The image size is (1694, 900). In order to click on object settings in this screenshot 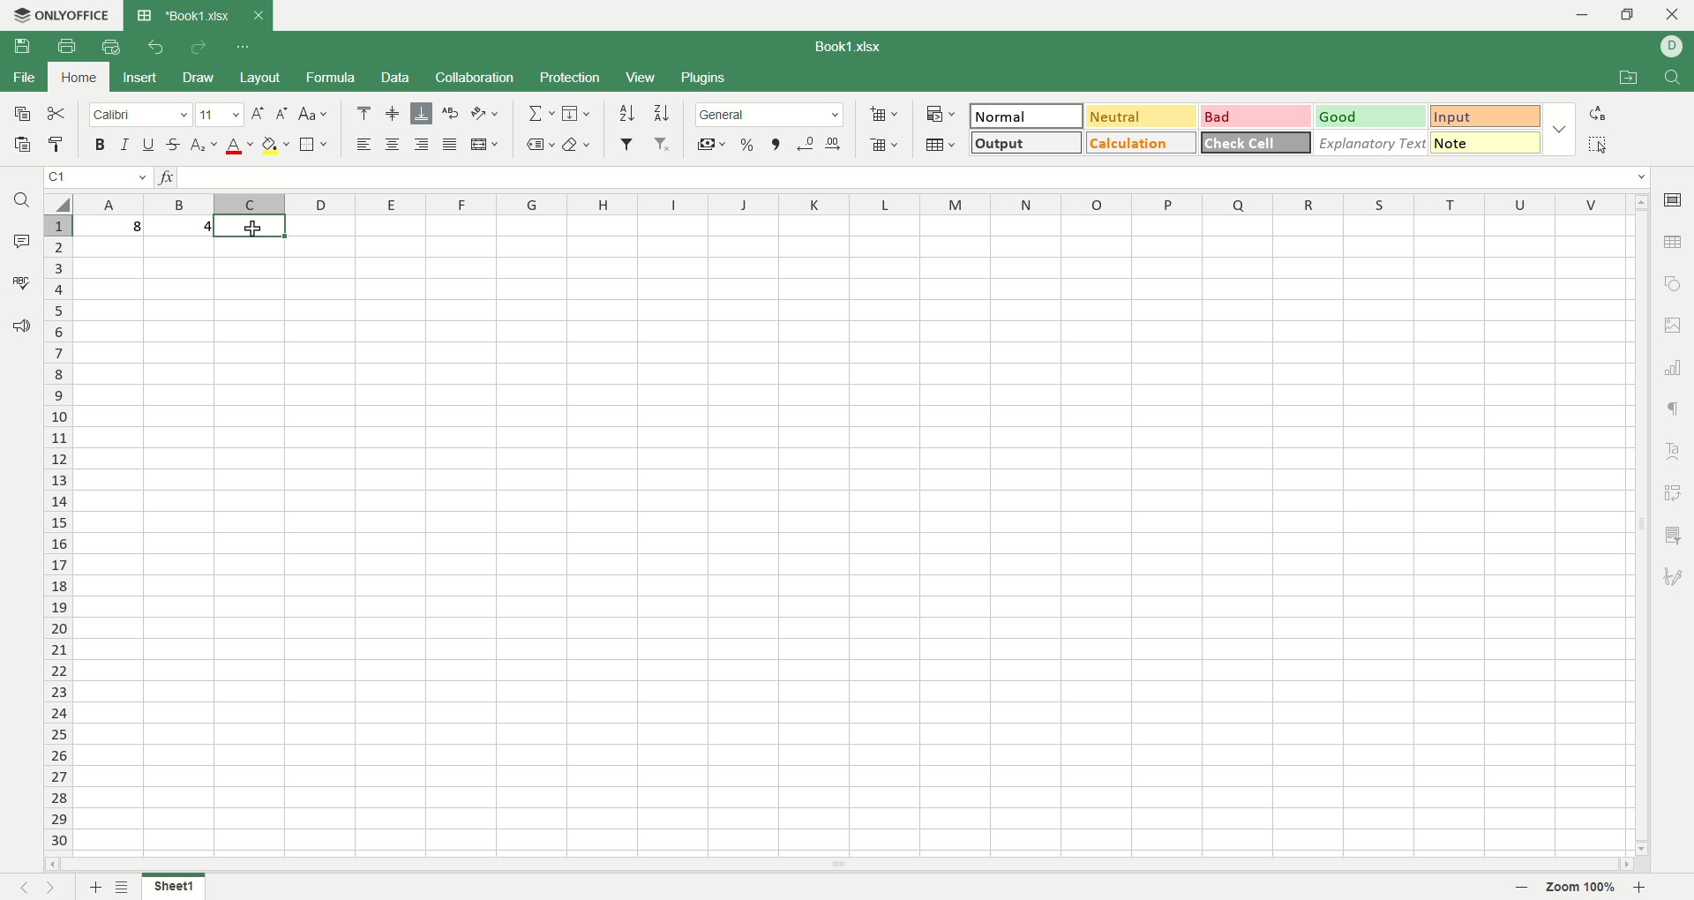, I will do `click(1674, 283)`.